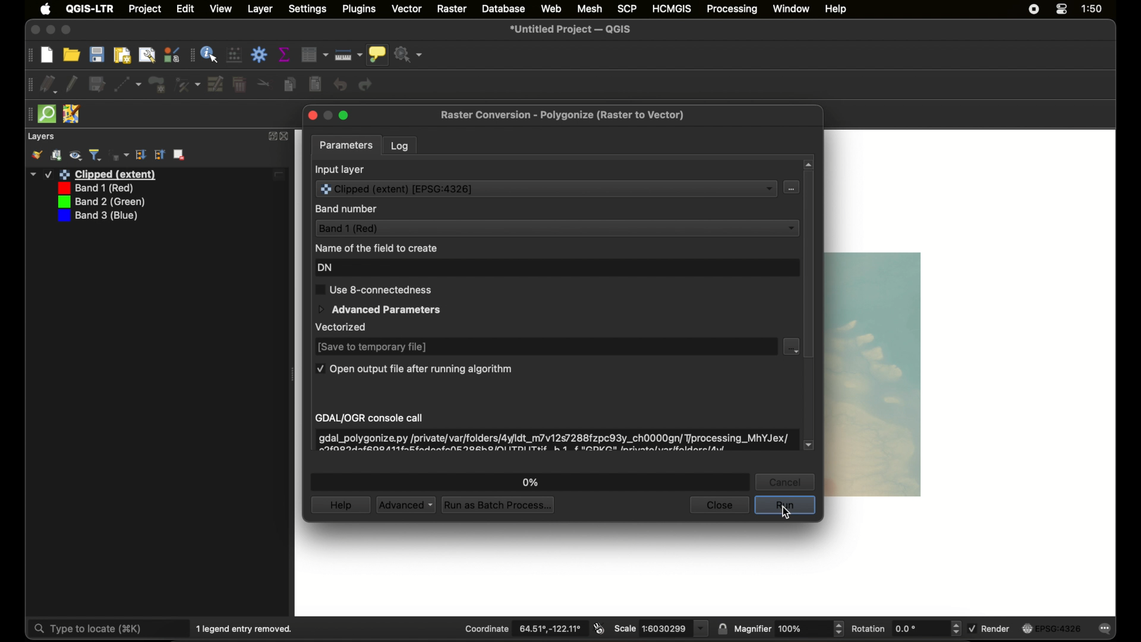 Image resolution: width=1141 pixels, height=642 pixels. What do you see at coordinates (96, 155) in the screenshot?
I see `filter legend` at bounding box center [96, 155].